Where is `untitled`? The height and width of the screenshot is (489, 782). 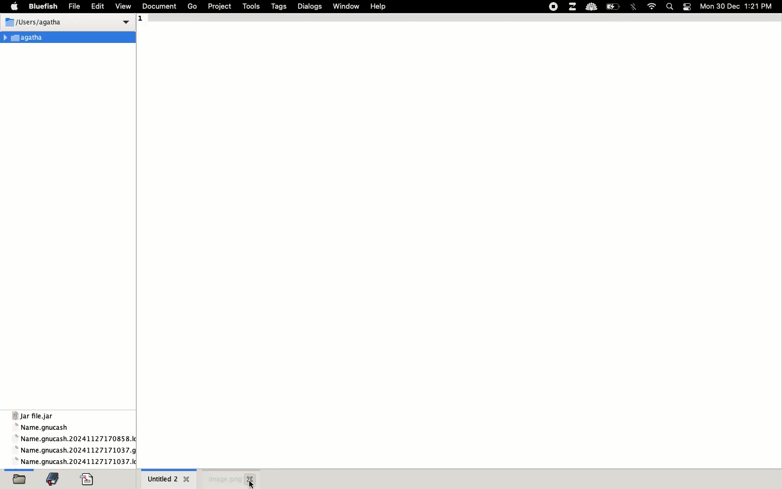
untitled is located at coordinates (162, 479).